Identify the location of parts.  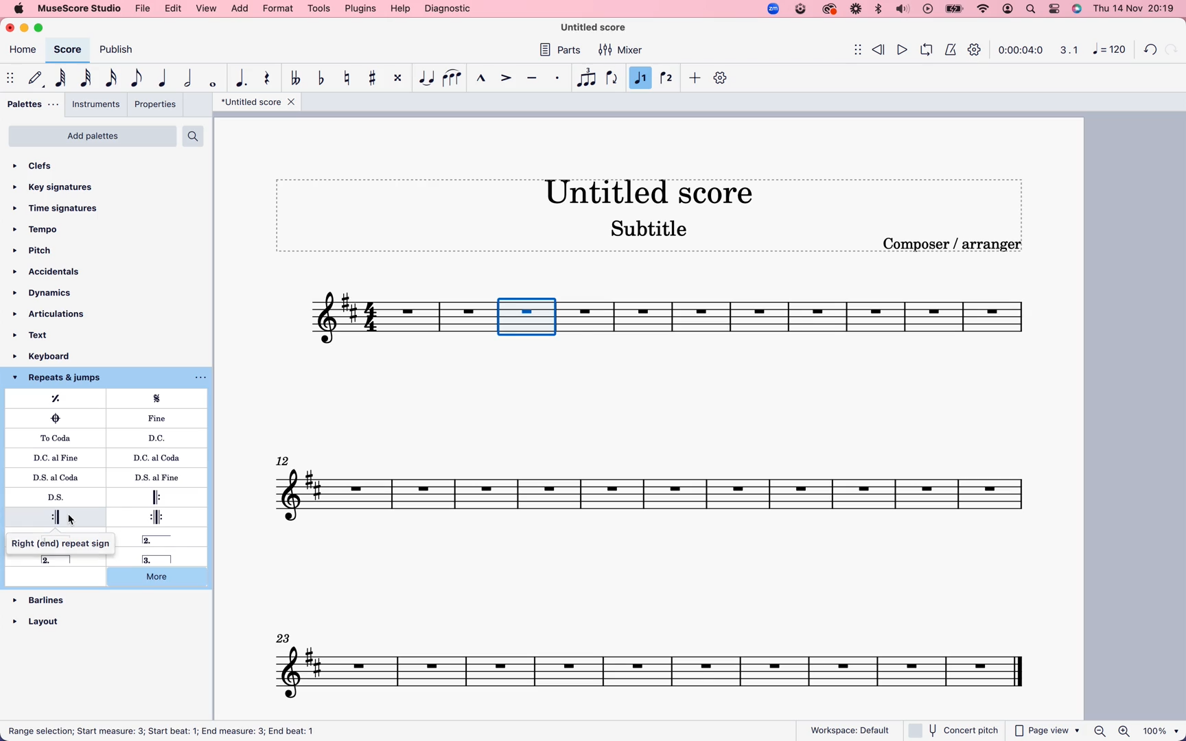
(563, 51).